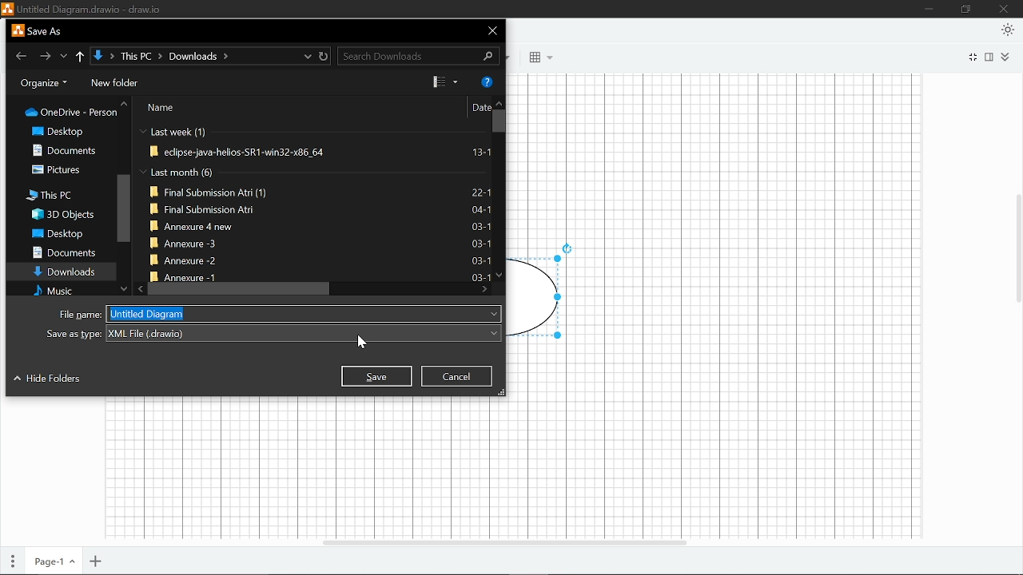 This screenshot has width=1023, height=575. I want to click on Cancel, so click(456, 375).